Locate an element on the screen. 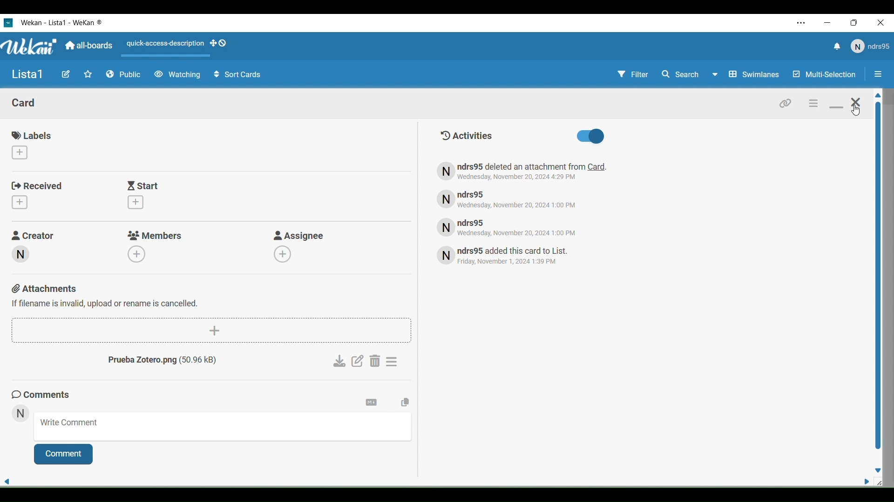  Creator is located at coordinates (34, 234).